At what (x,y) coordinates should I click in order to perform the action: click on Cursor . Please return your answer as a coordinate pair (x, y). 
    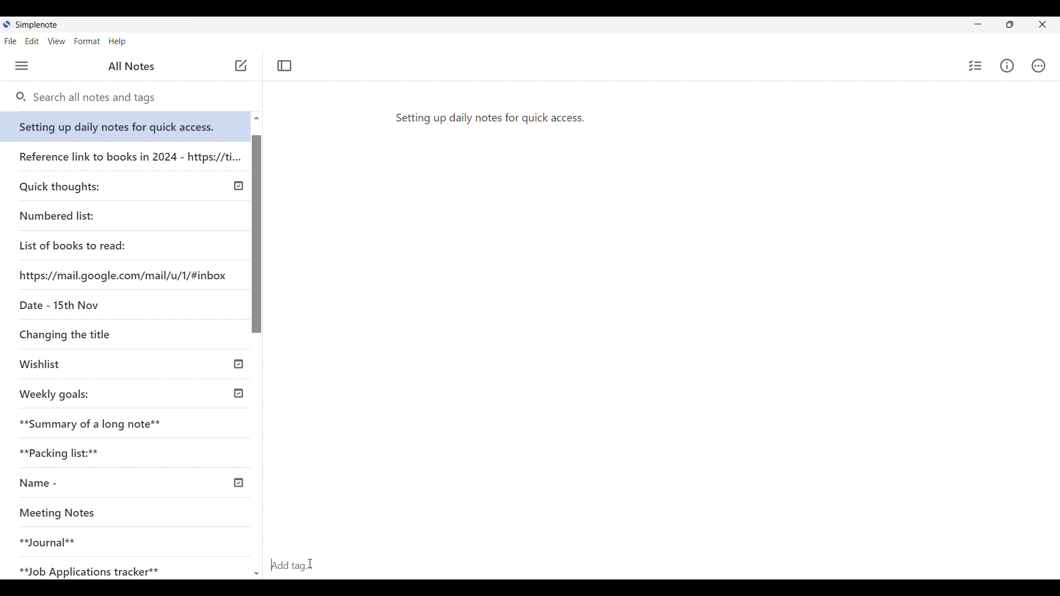
    Looking at the image, I should click on (310, 565).